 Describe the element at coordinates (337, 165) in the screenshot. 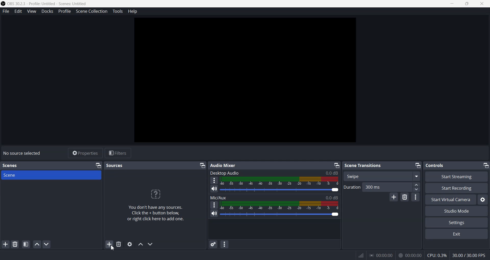

I see `Minimize` at that location.